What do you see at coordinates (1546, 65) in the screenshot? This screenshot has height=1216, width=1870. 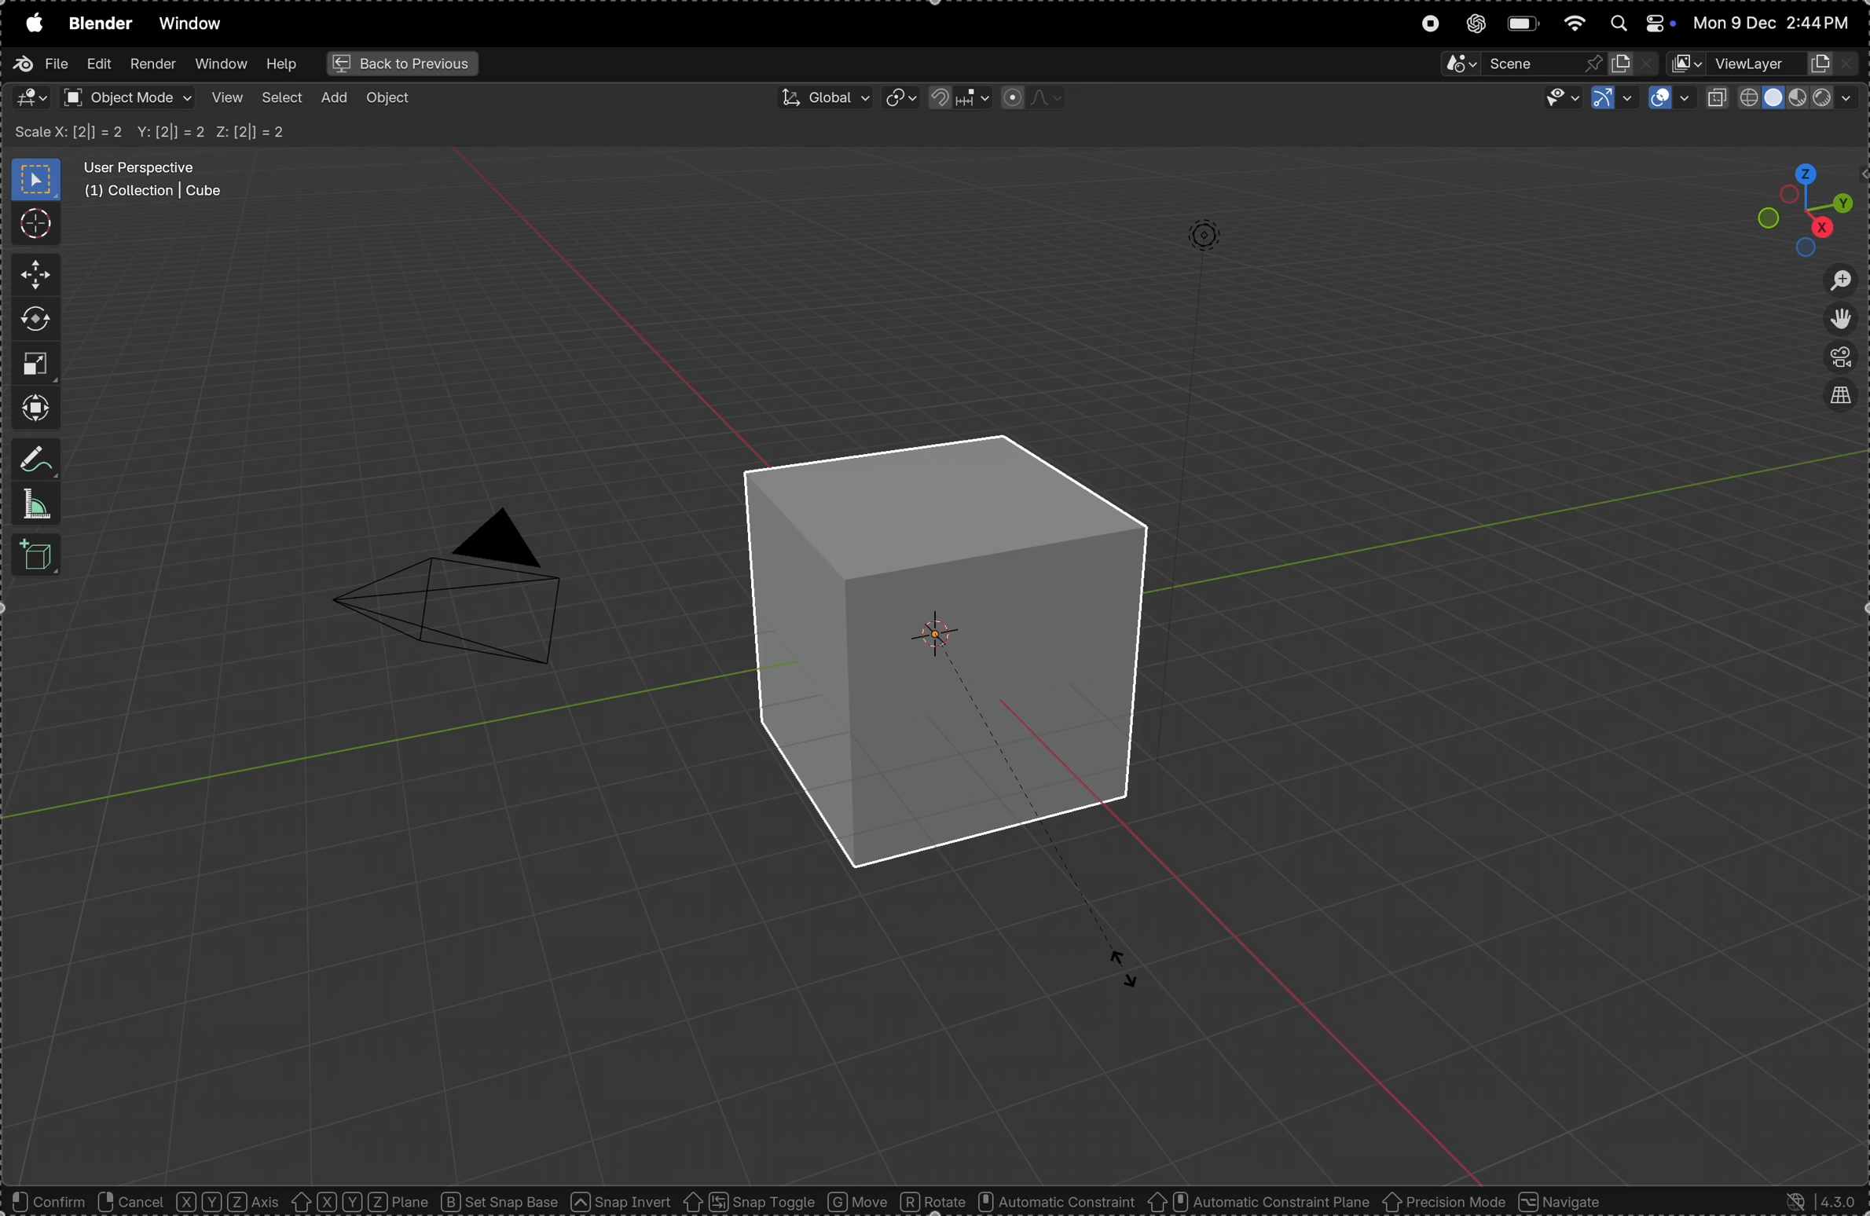 I see `secene` at bounding box center [1546, 65].